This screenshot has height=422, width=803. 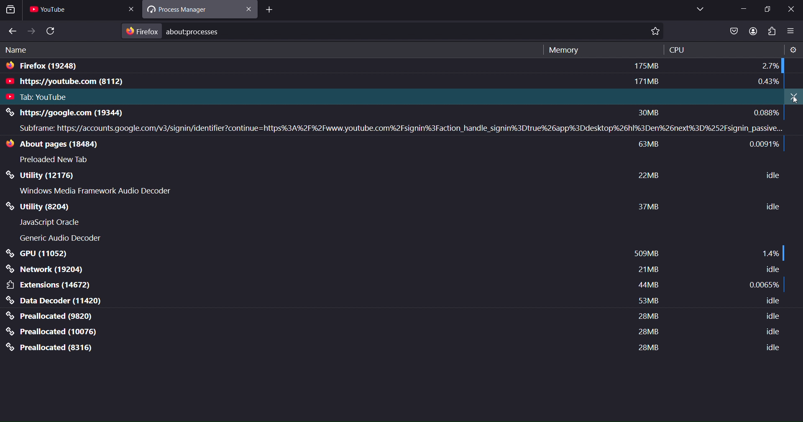 I want to click on 30 MB, so click(x=649, y=113).